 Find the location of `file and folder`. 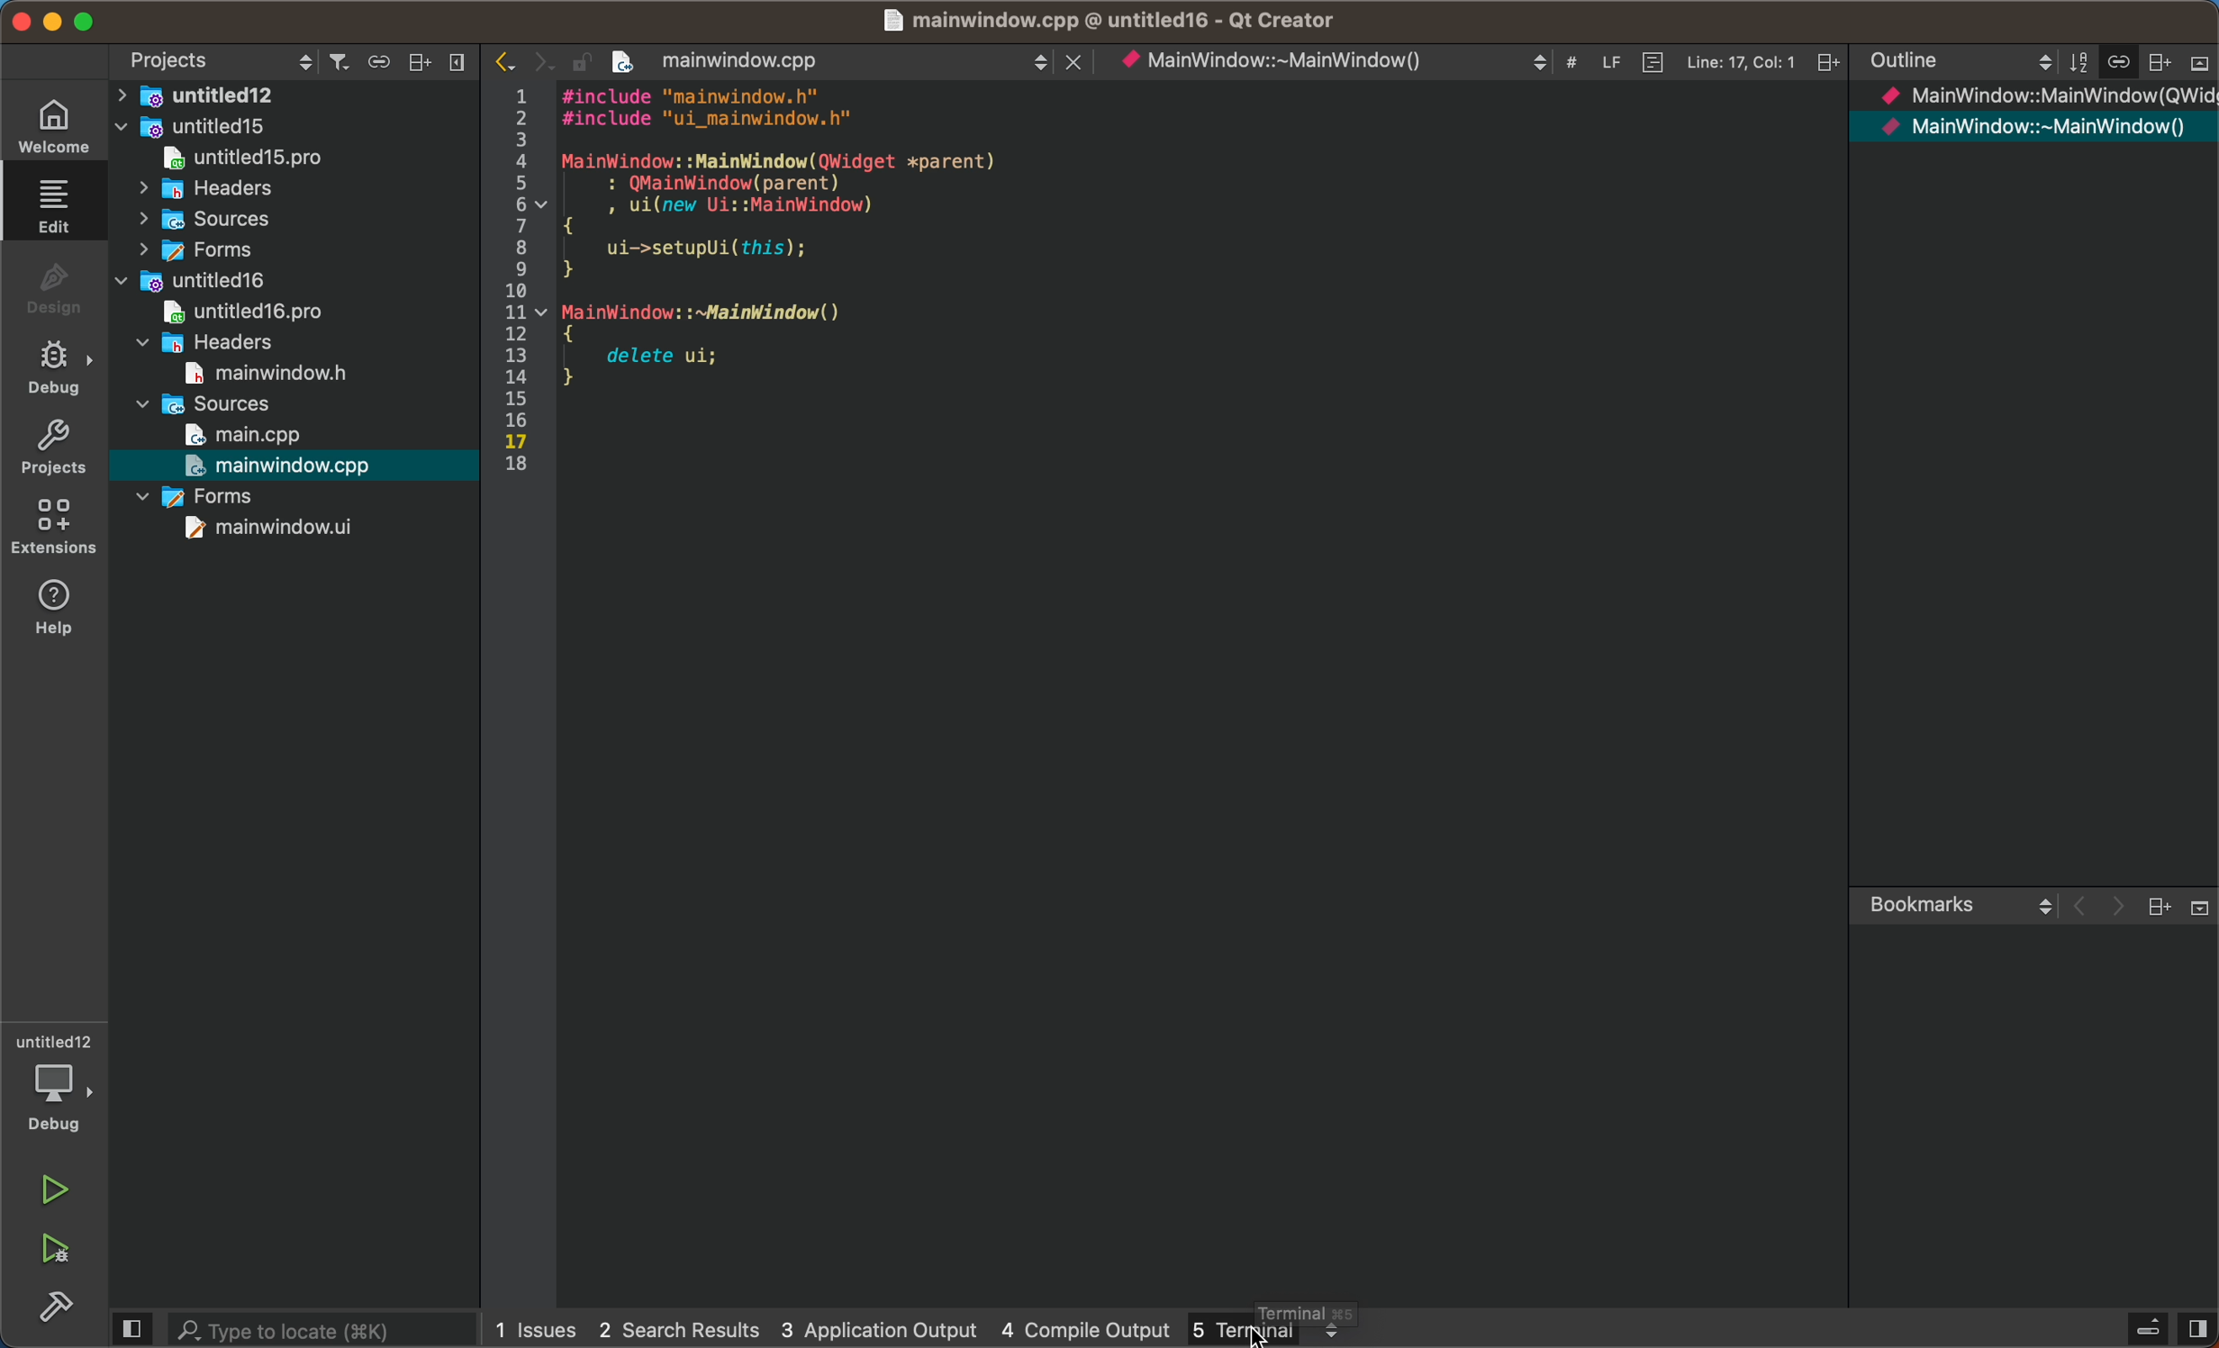

file and folder is located at coordinates (207, 496).